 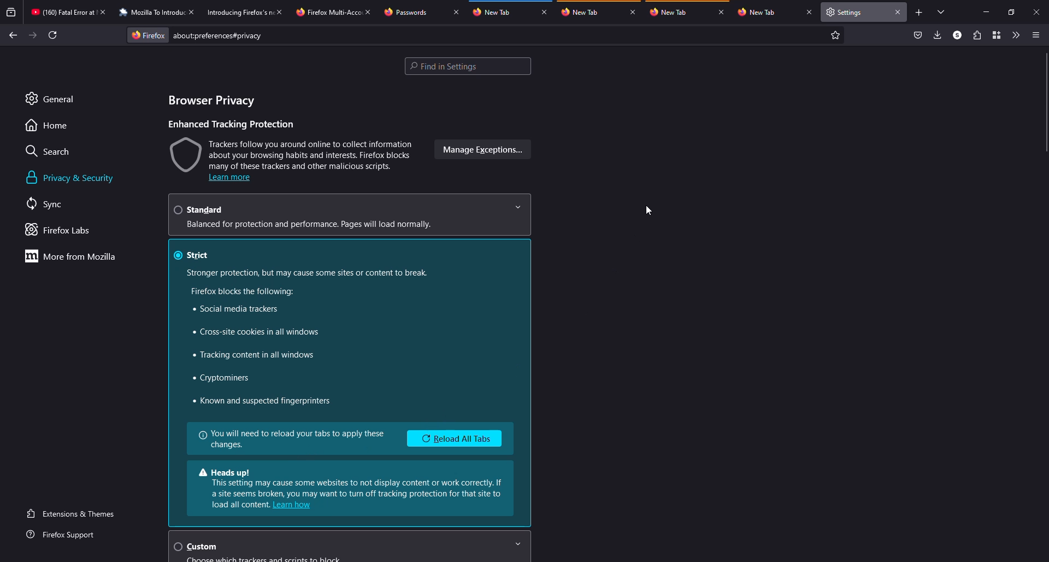 What do you see at coordinates (918, 34) in the screenshot?
I see `save to pocket` at bounding box center [918, 34].